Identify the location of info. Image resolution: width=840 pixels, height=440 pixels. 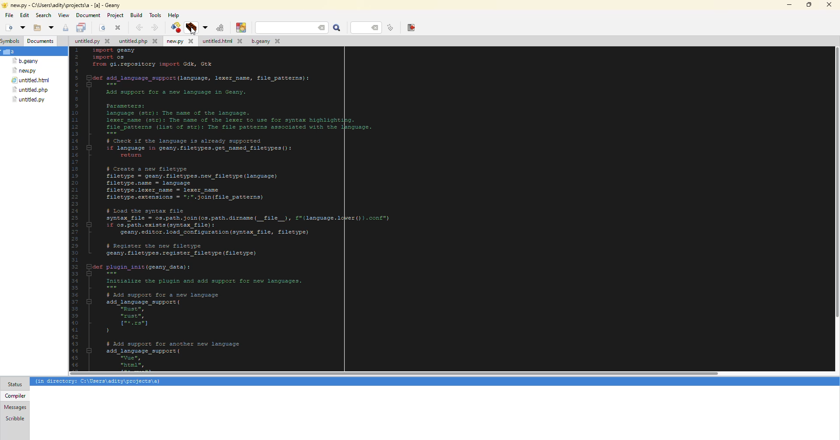
(99, 381).